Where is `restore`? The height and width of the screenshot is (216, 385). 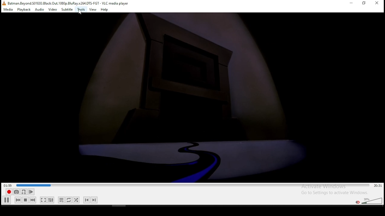 restore is located at coordinates (364, 3).